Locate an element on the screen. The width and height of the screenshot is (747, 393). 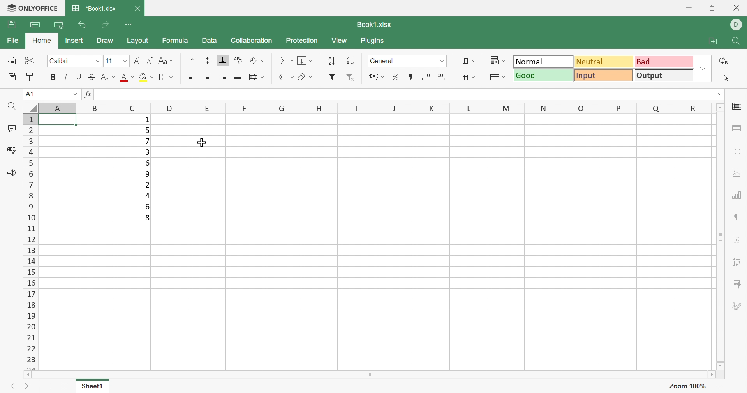
DELL is located at coordinates (736, 24).